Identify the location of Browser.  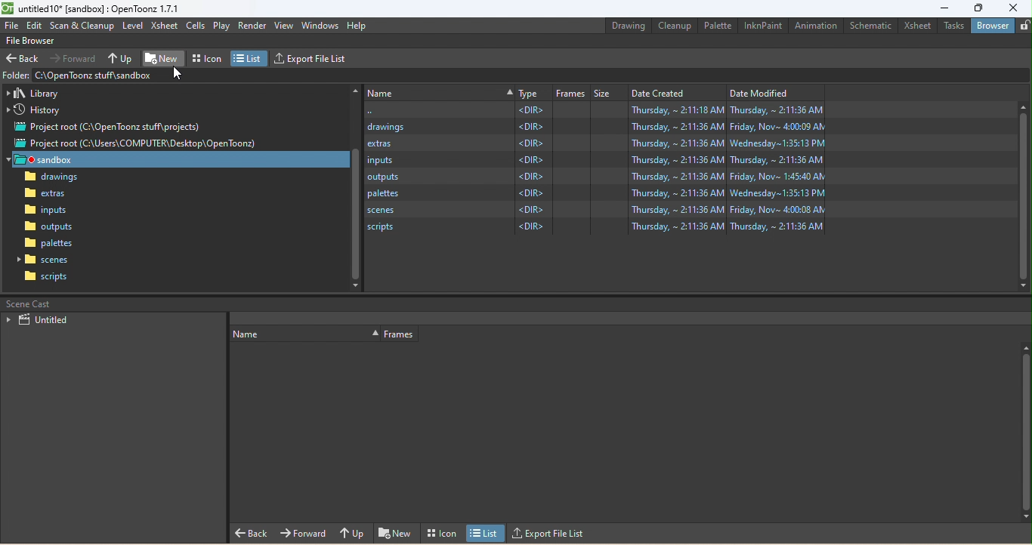
(993, 23).